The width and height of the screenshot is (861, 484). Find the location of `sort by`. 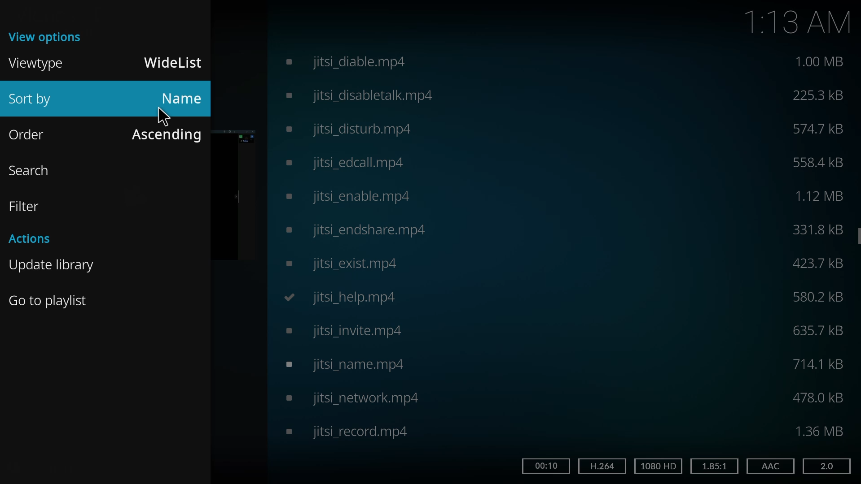

sort by is located at coordinates (38, 100).